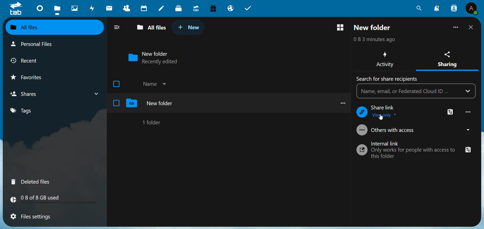 The width and height of the screenshot is (484, 229). I want to click on cursor, so click(383, 118).